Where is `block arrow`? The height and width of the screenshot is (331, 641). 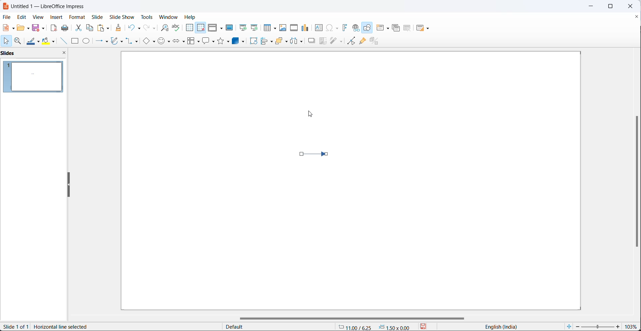
block arrow is located at coordinates (177, 42).